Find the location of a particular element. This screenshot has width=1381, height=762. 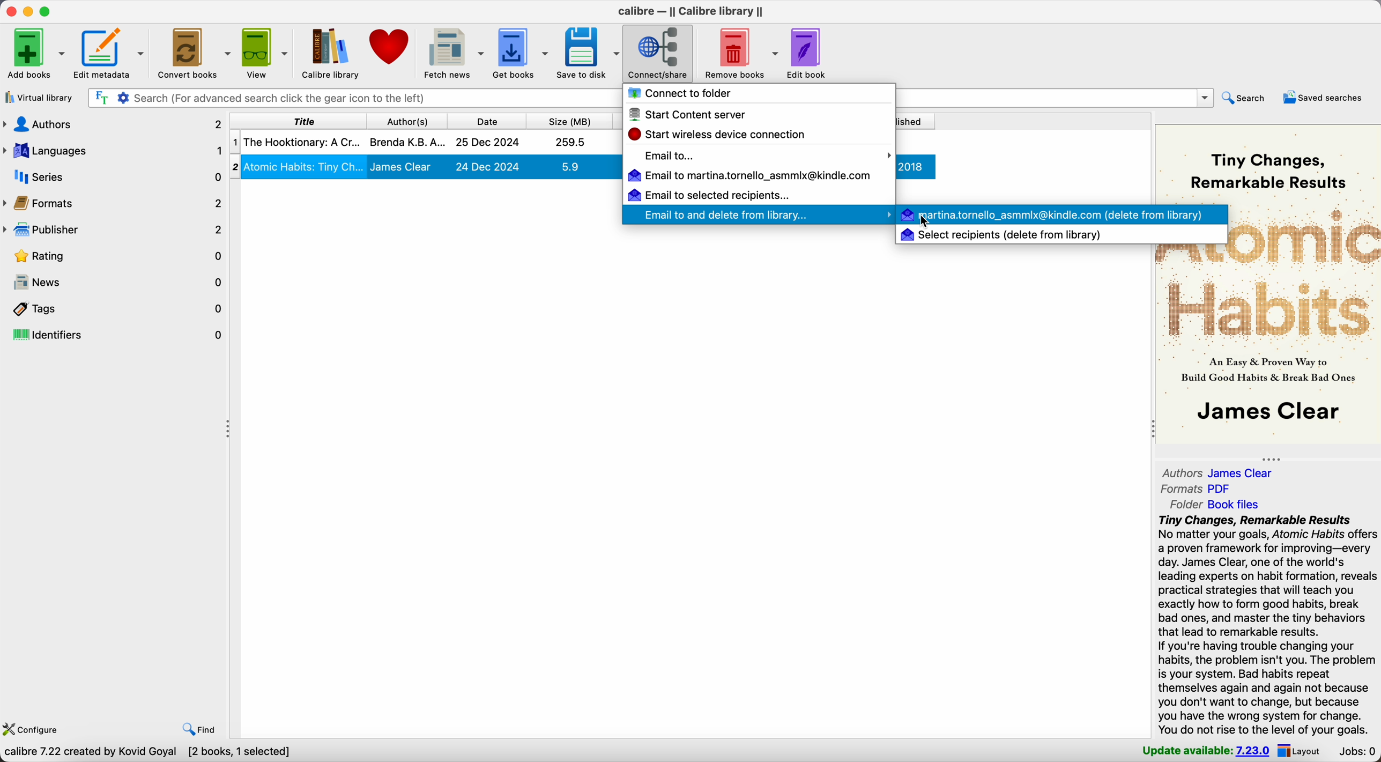

size is located at coordinates (568, 120).